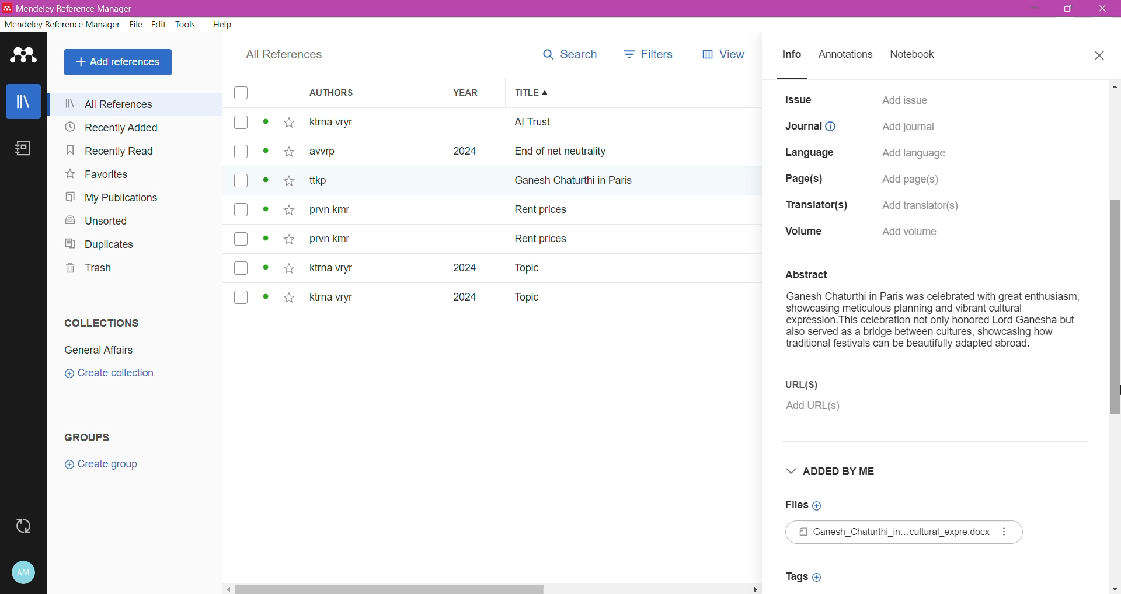 This screenshot has height=594, width=1121. Describe the element at coordinates (914, 232) in the screenshot. I see `Click to add volume` at that location.